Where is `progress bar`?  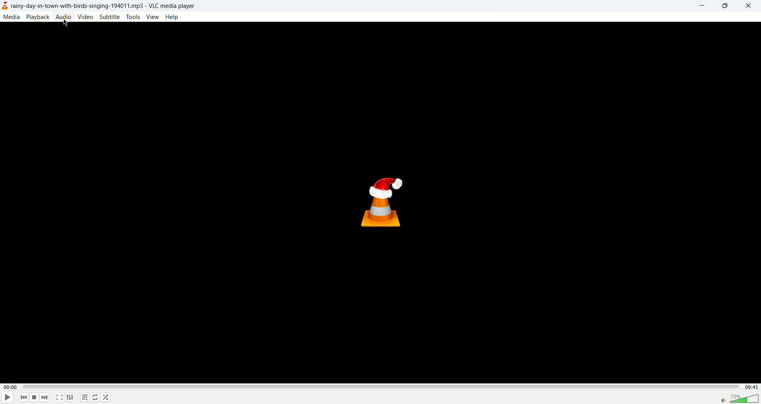
progress bar is located at coordinates (379, 387).